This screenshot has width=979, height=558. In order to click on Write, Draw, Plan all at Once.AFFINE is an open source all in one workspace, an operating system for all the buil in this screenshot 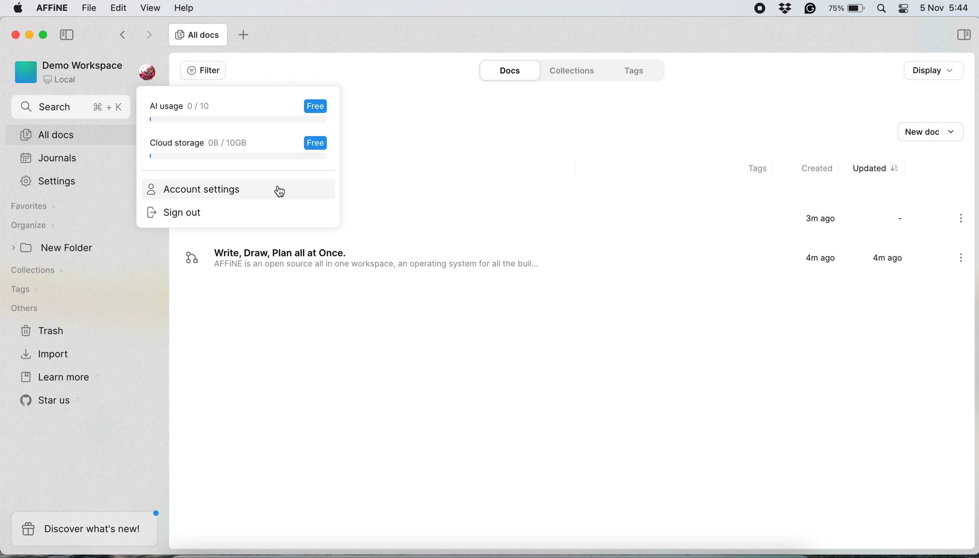, I will do `click(366, 262)`.